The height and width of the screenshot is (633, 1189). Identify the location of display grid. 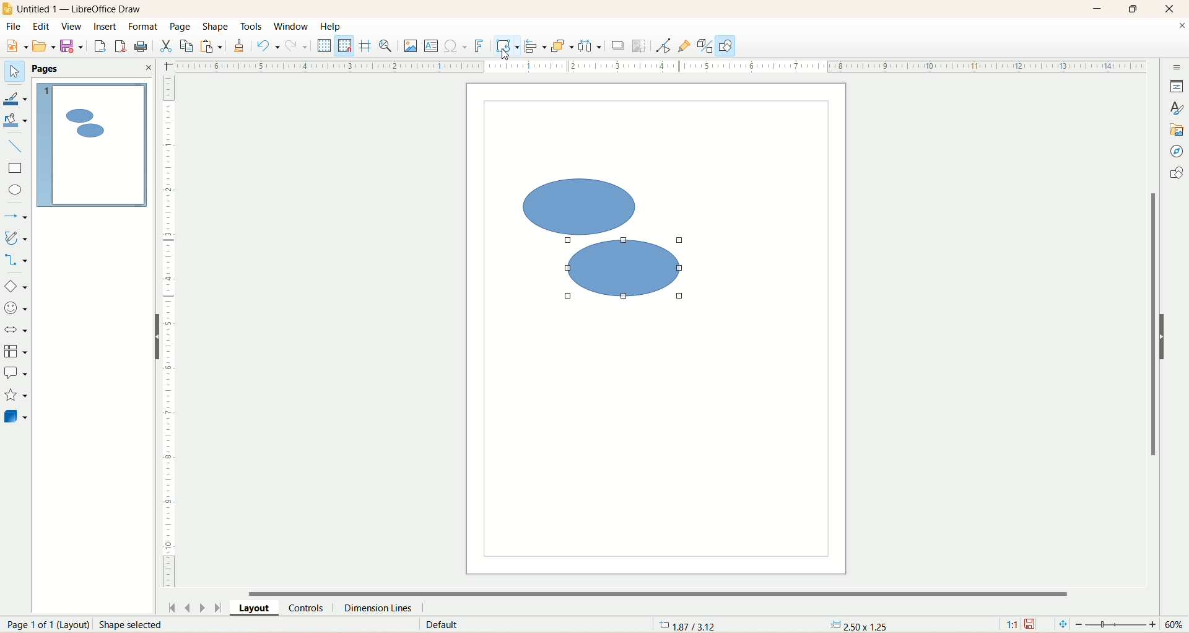
(324, 46).